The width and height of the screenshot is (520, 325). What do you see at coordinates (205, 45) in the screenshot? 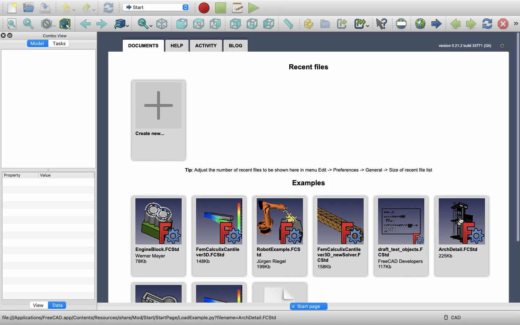
I see `Activity` at bounding box center [205, 45].